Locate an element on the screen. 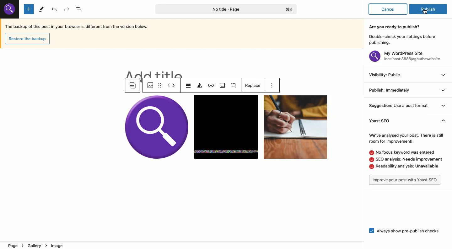 Image resolution: width=452 pixels, height=249 pixels. Image is located at coordinates (149, 85).